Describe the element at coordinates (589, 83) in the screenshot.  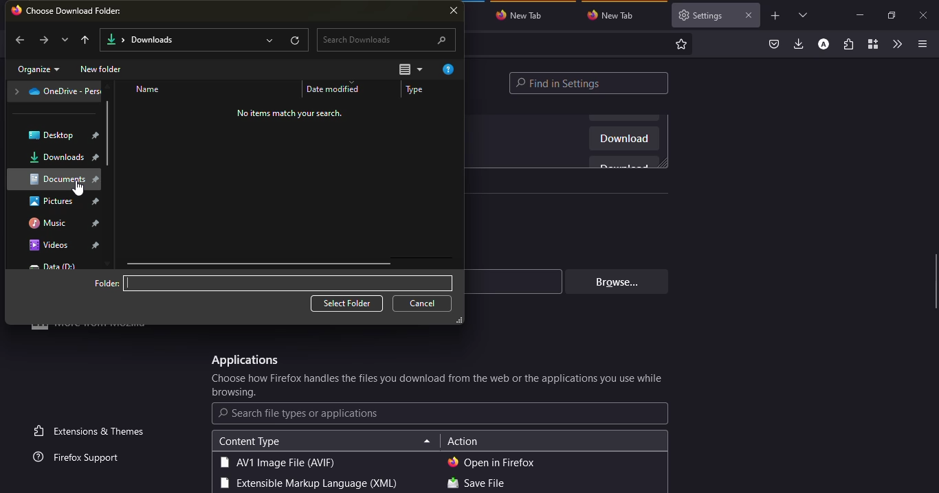
I see `find` at that location.